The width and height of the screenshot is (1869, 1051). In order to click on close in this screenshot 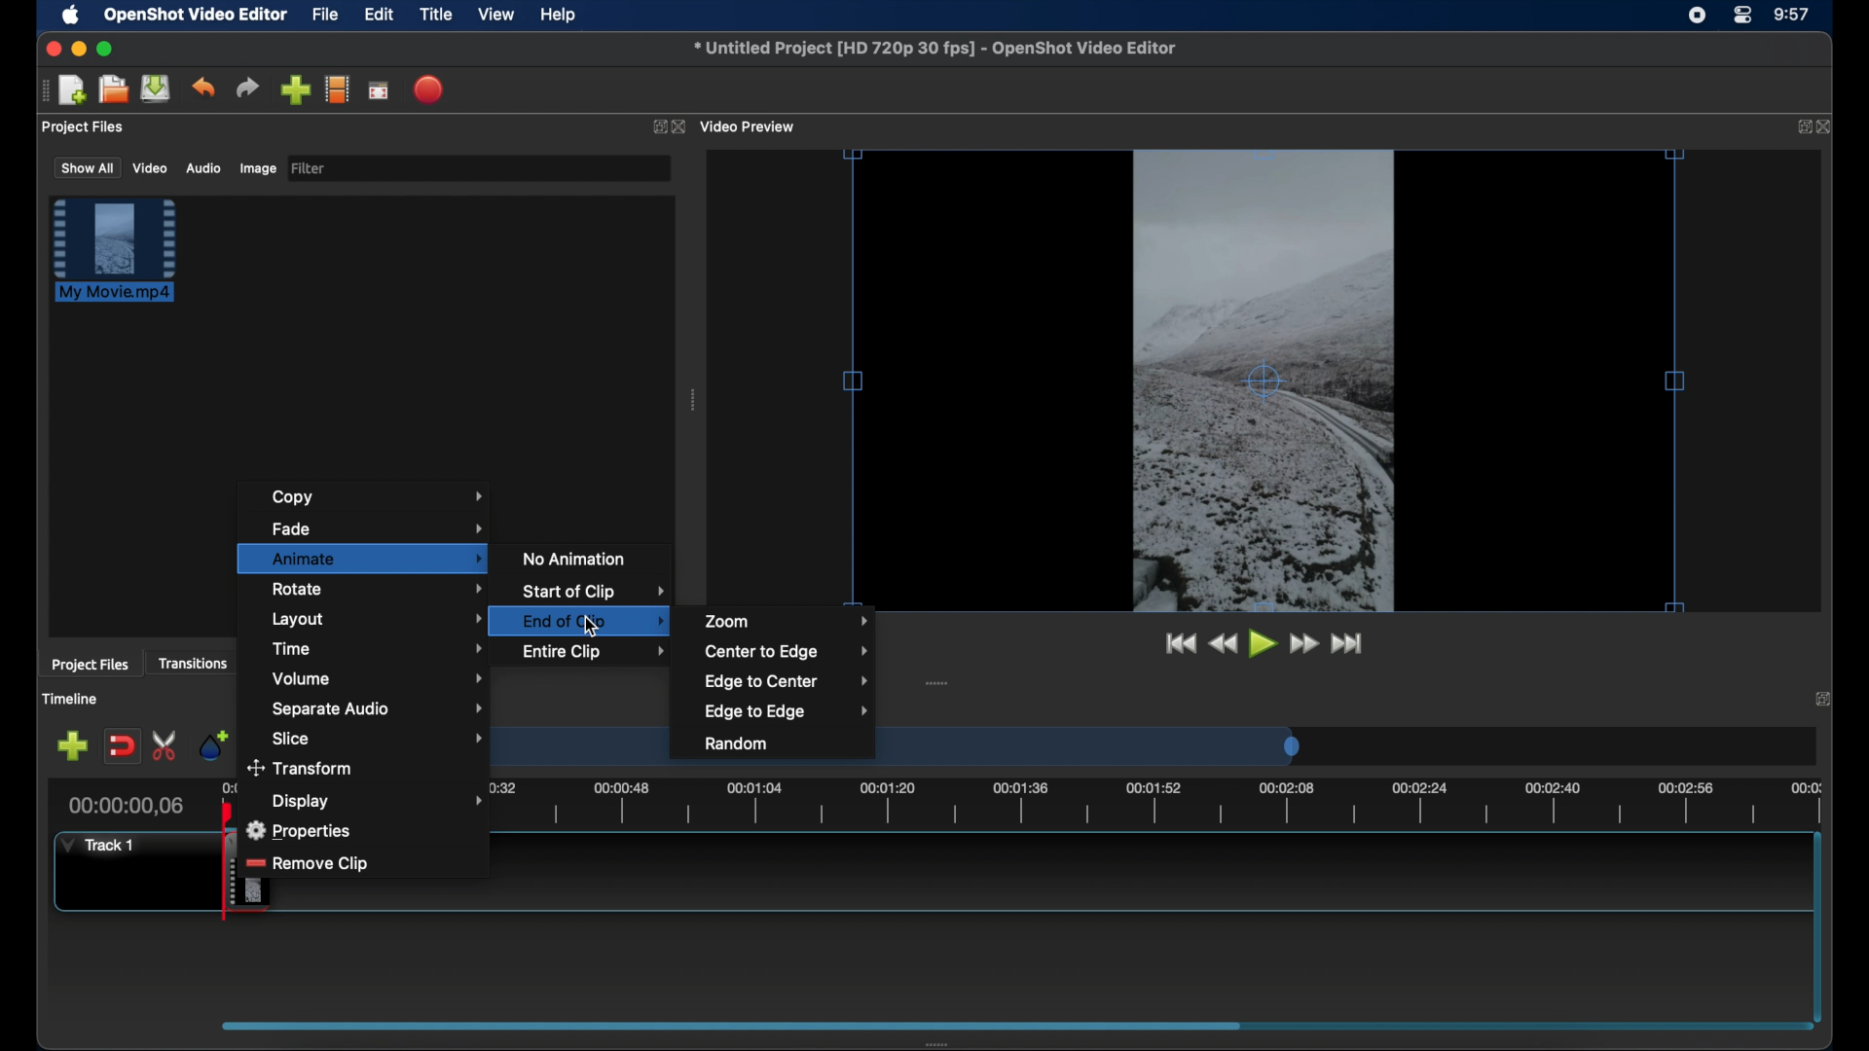, I will do `click(51, 49)`.